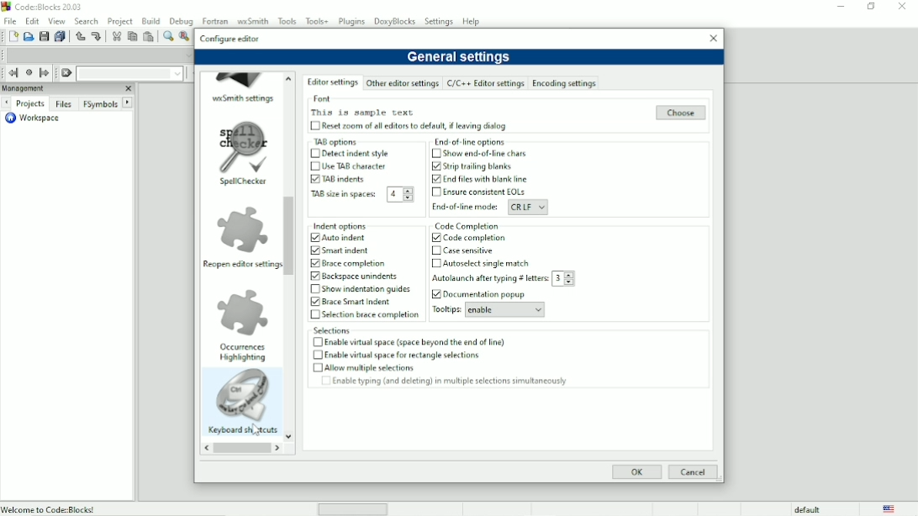 The image size is (918, 516). Describe the element at coordinates (6, 103) in the screenshot. I see `Next` at that location.